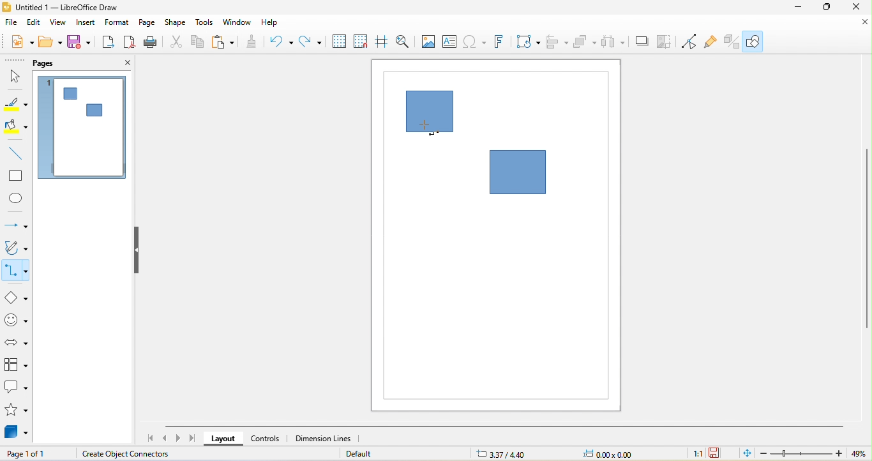 The width and height of the screenshot is (872, 461). What do you see at coordinates (745, 455) in the screenshot?
I see `fit page to current window` at bounding box center [745, 455].